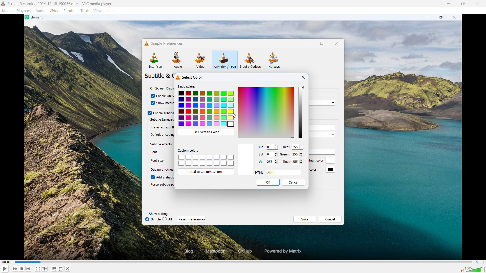  What do you see at coordinates (478, 4) in the screenshot?
I see `Close ` at bounding box center [478, 4].